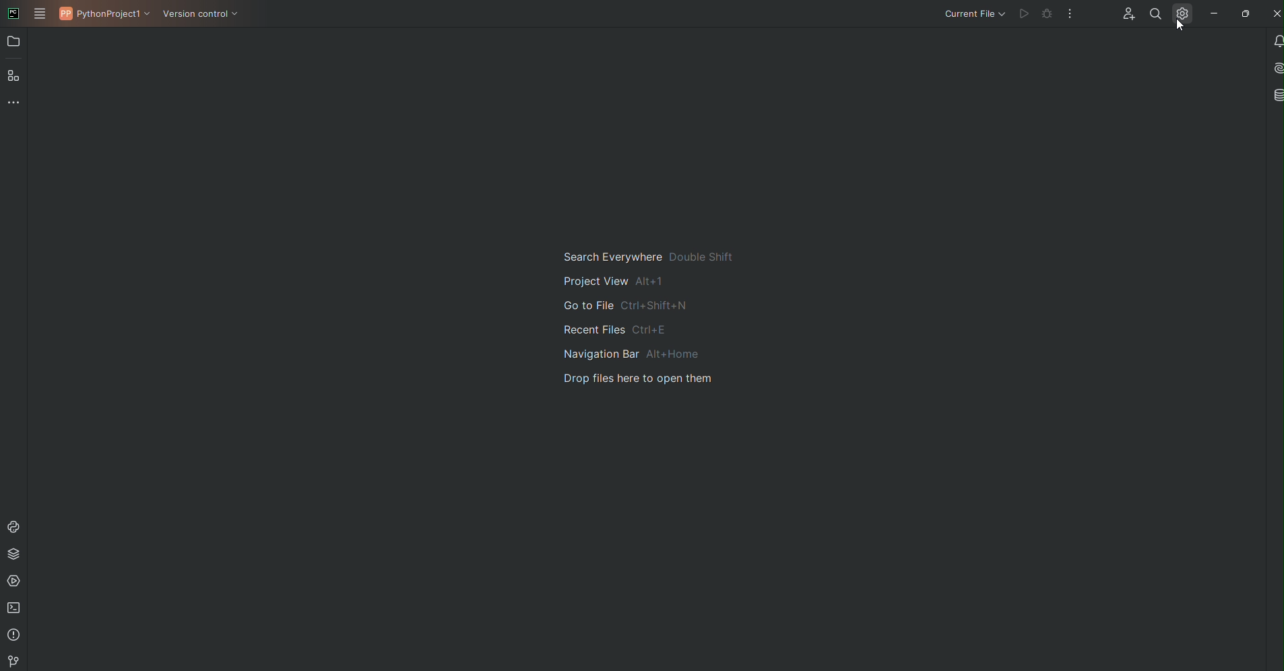  I want to click on Minimize, so click(1211, 15).